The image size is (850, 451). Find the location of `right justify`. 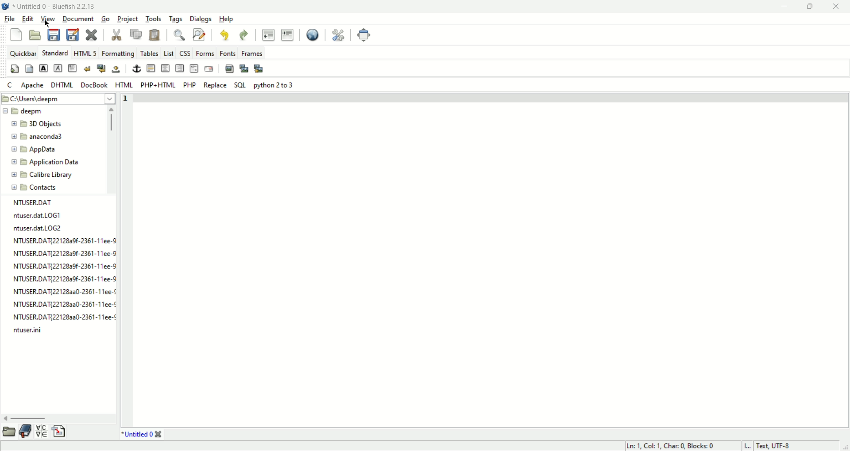

right justify is located at coordinates (179, 69).